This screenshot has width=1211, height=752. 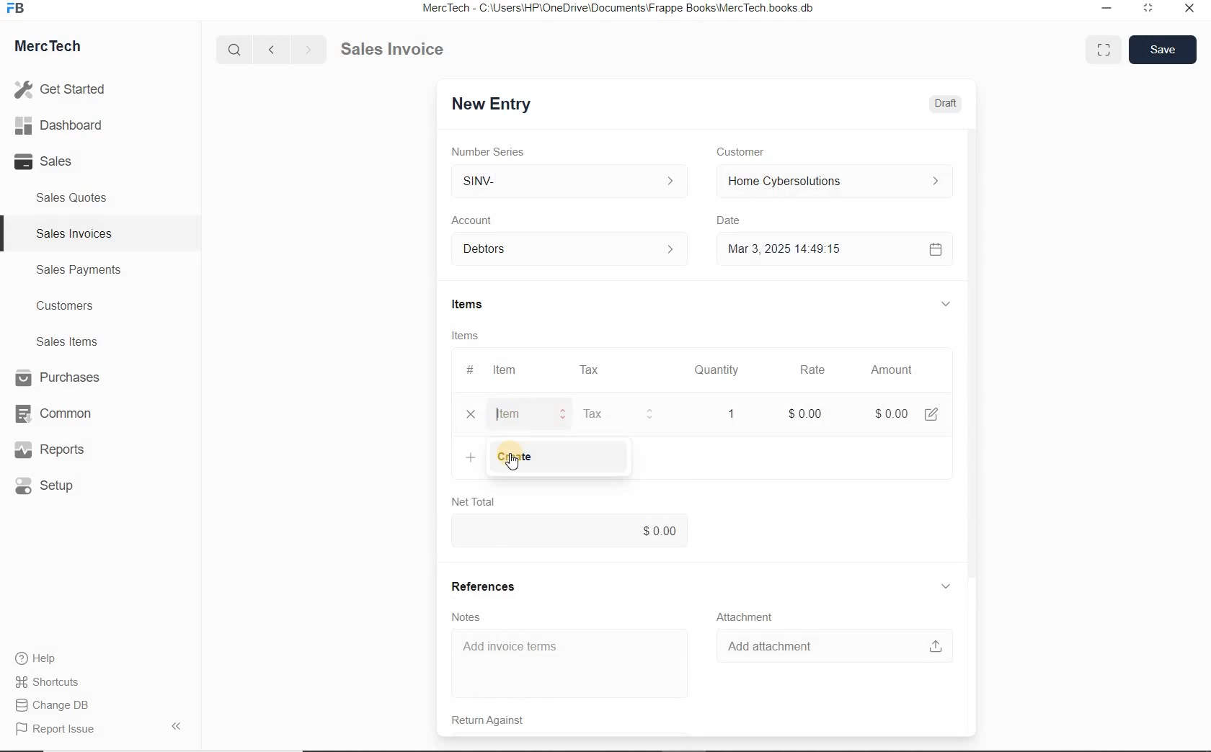 I want to click on Add invoice terms, so click(x=572, y=665).